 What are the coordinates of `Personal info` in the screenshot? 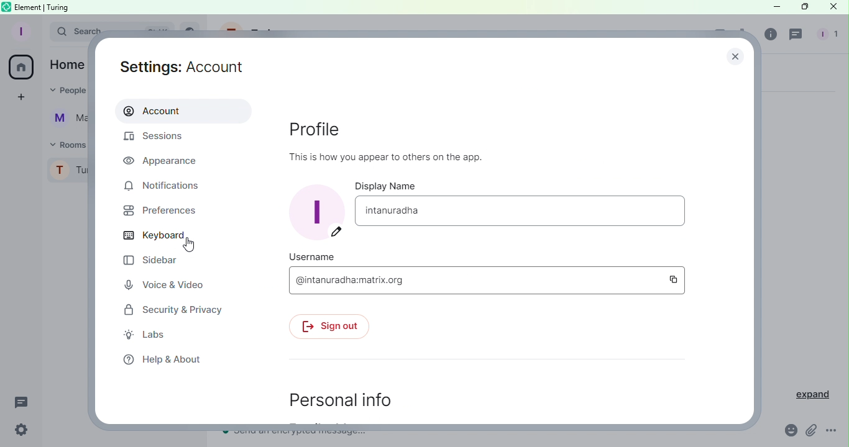 It's located at (347, 399).